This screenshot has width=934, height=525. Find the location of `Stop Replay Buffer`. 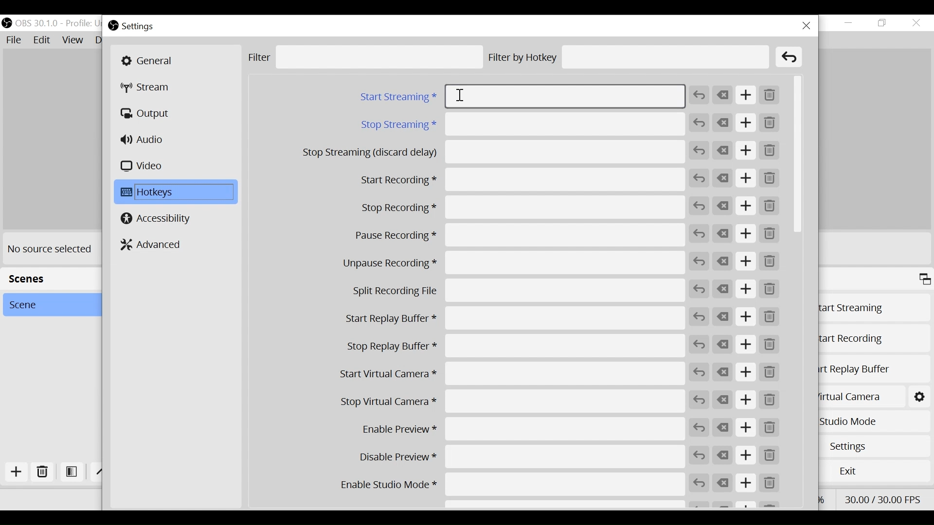

Stop Replay Buffer is located at coordinates (512, 346).